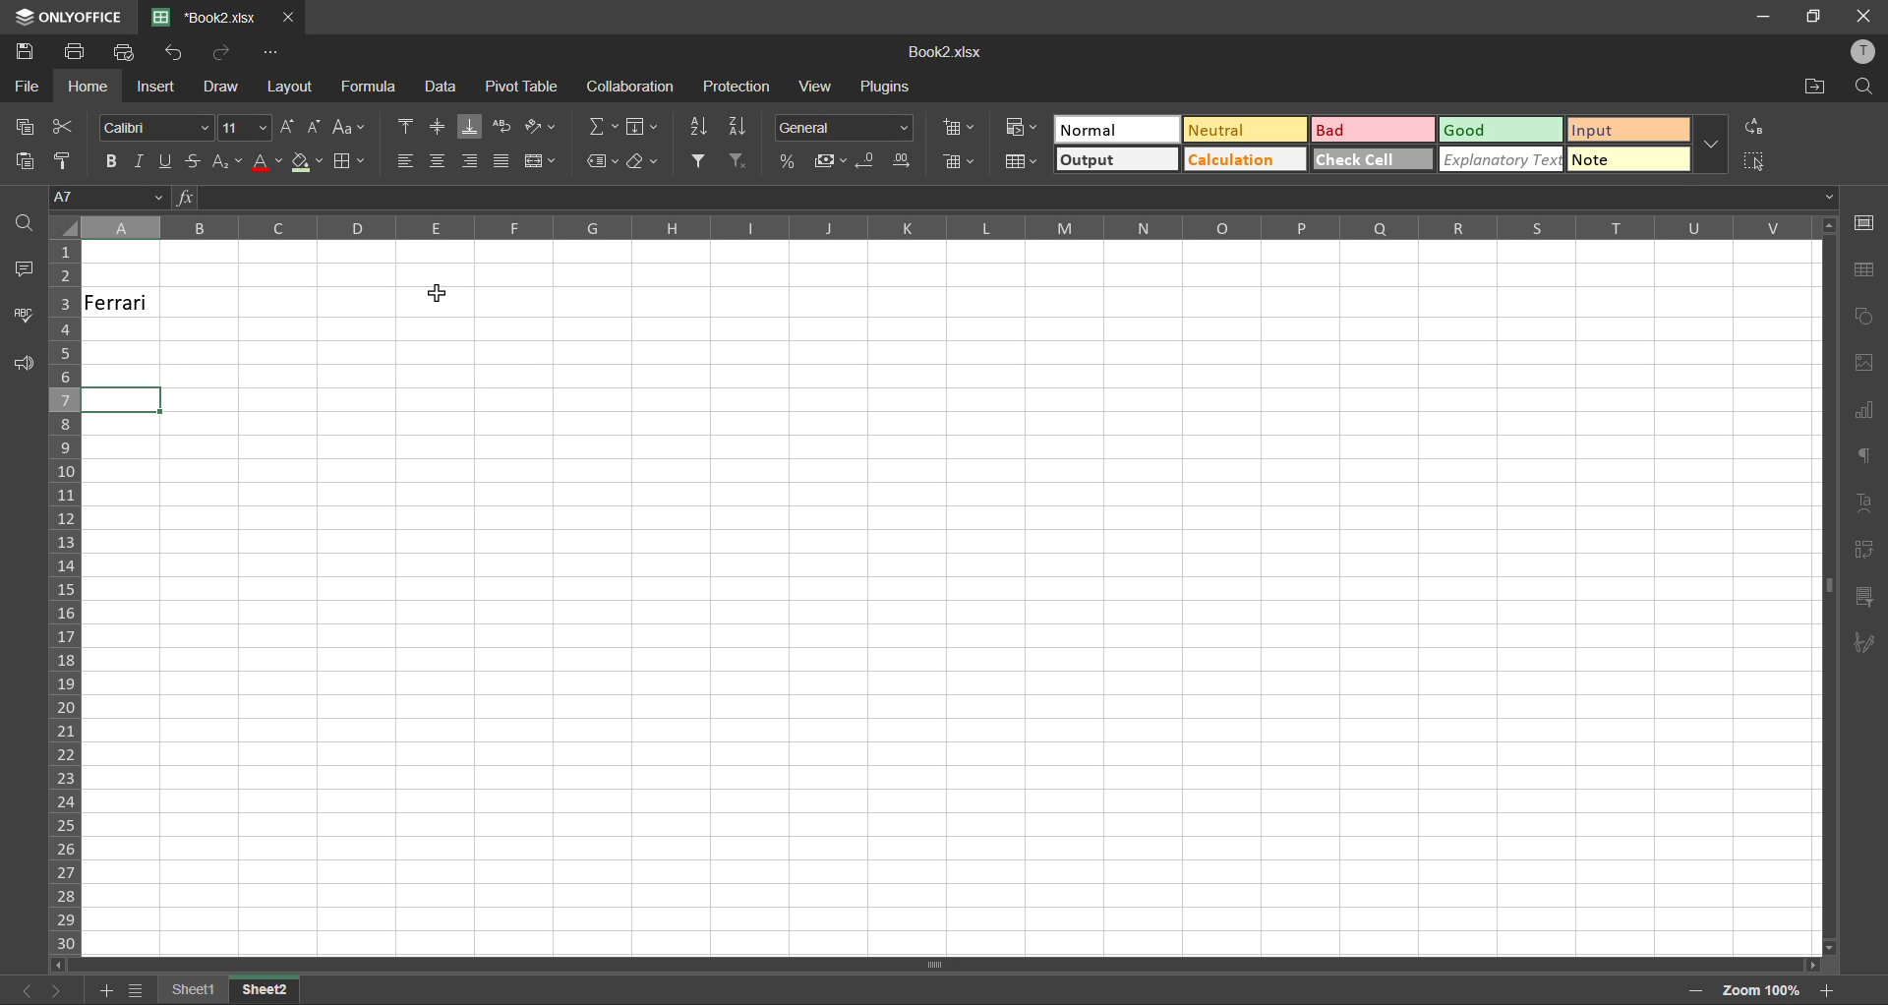 The image size is (1888, 1005). Describe the element at coordinates (58, 987) in the screenshot. I see `next` at that location.